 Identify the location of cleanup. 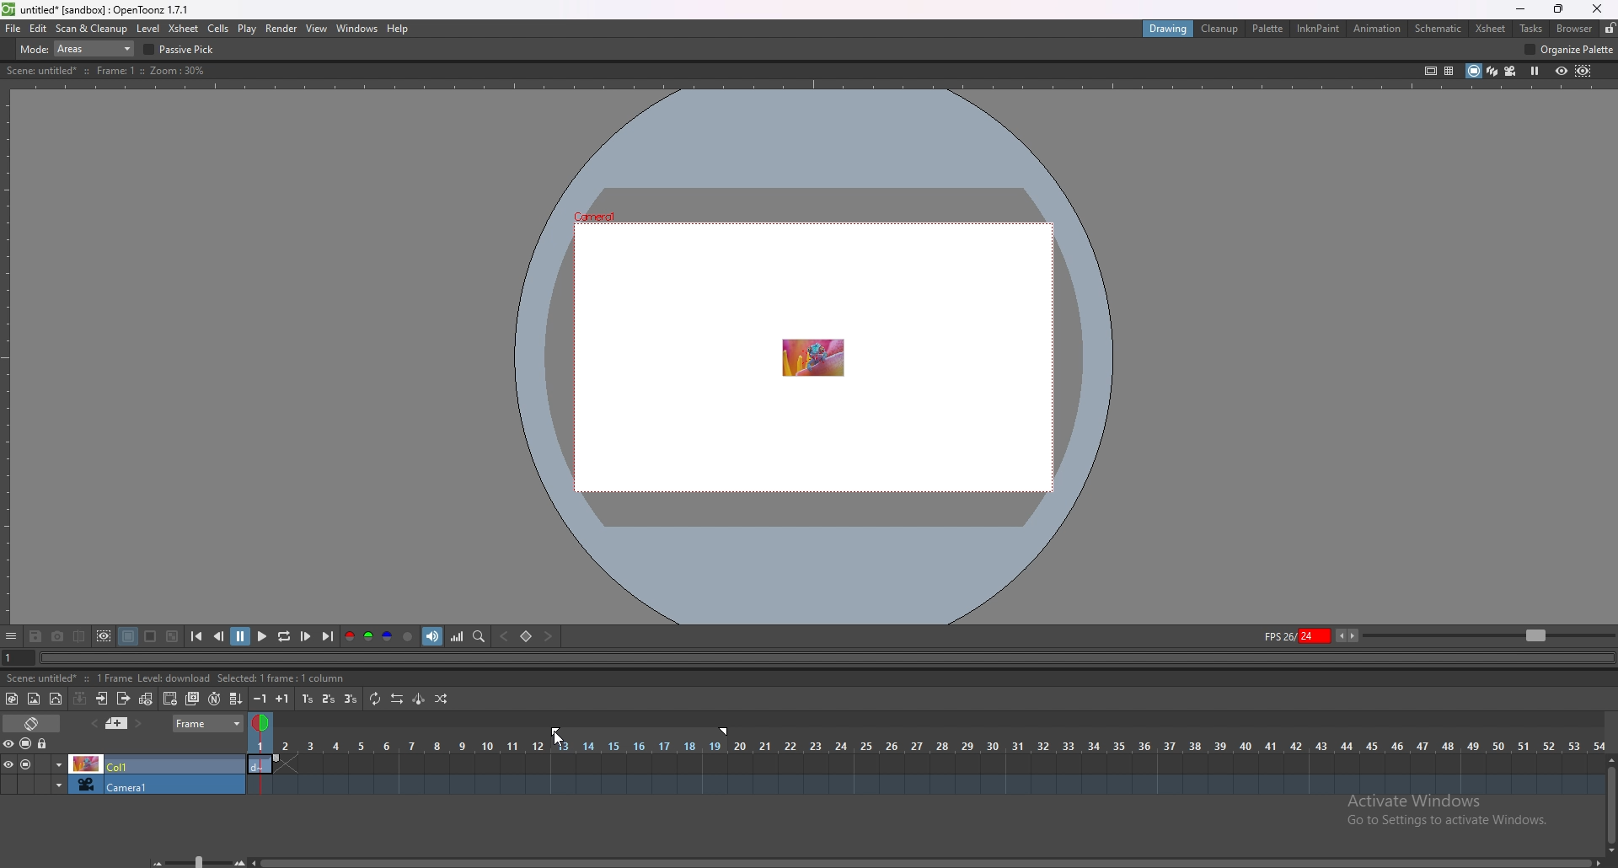
(1221, 29).